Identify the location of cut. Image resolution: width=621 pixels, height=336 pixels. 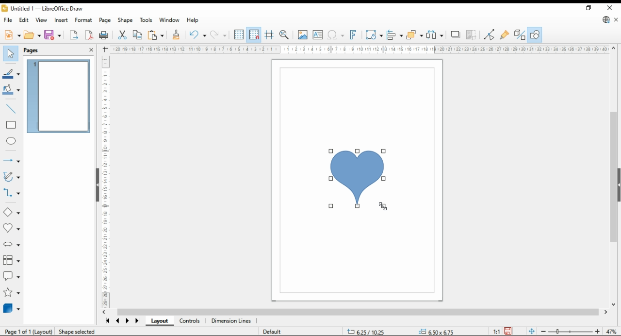
(122, 35).